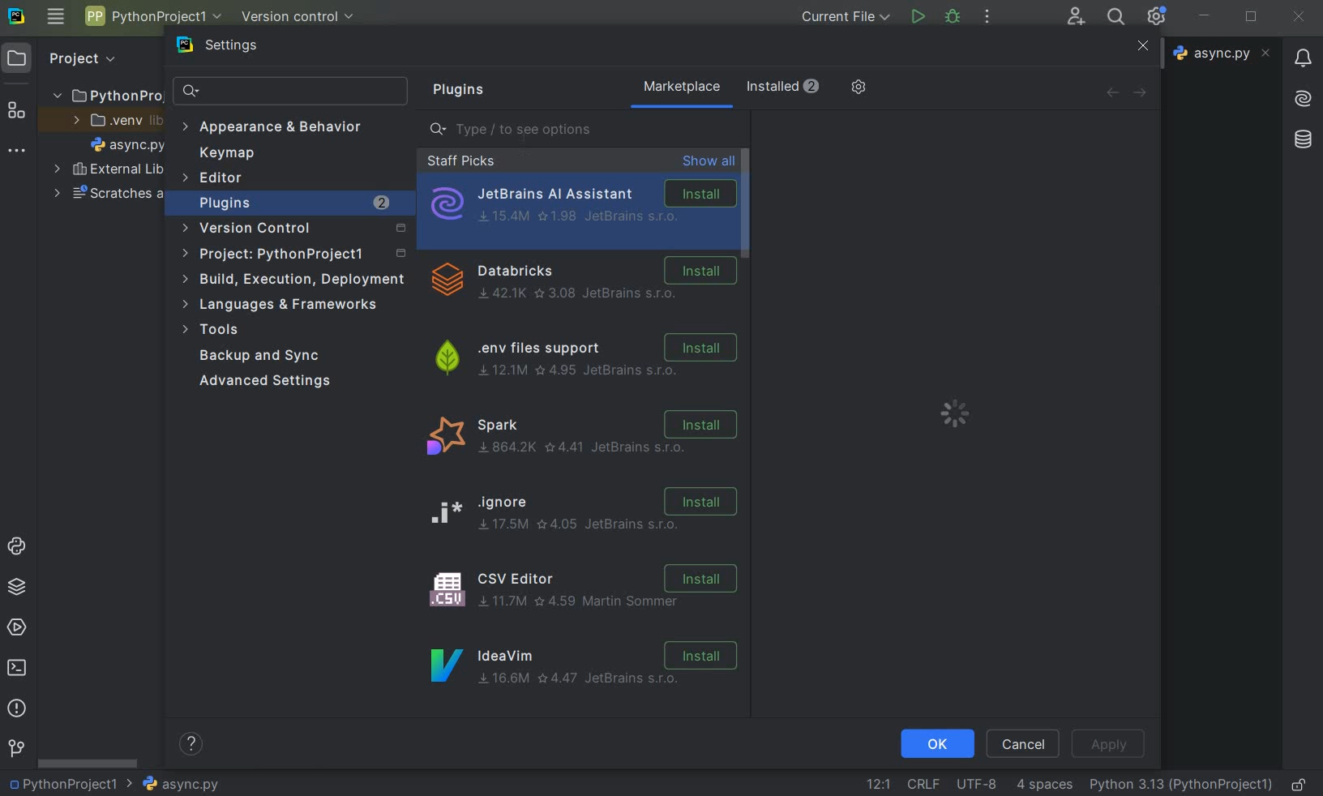  Describe the element at coordinates (292, 92) in the screenshot. I see `search settings` at that location.